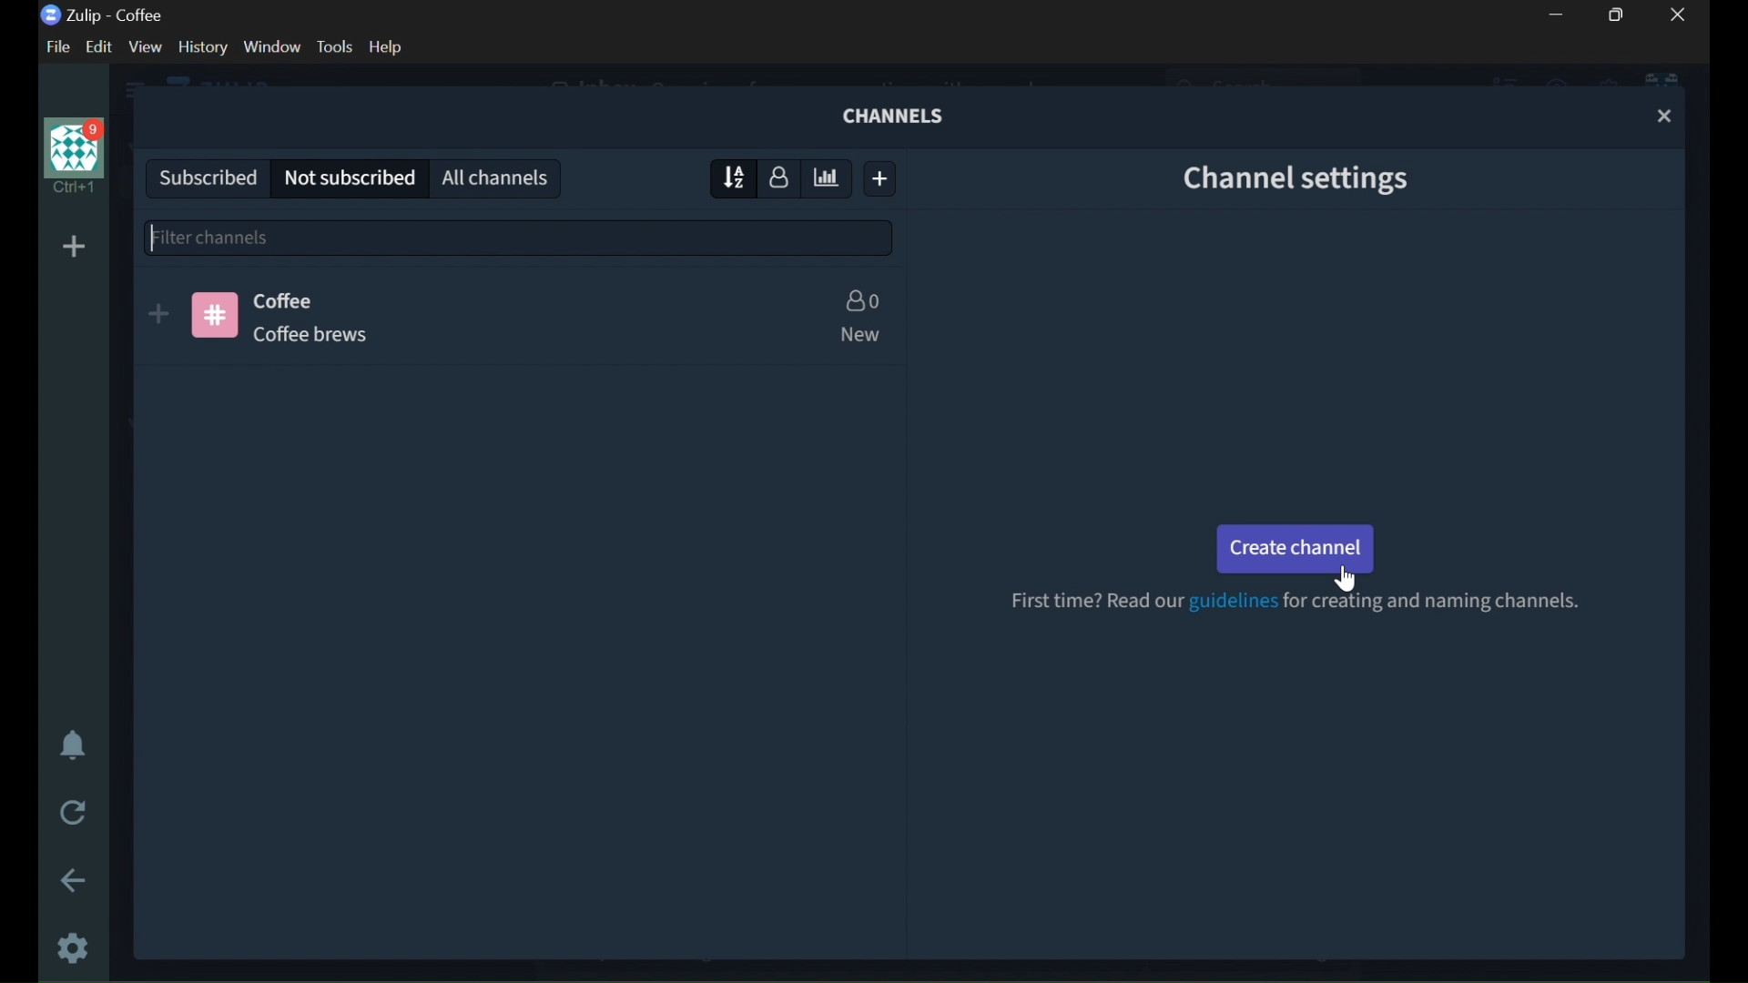 The width and height of the screenshot is (1748, 983). What do you see at coordinates (1435, 601) in the screenshot?
I see `for creating and naming channels` at bounding box center [1435, 601].